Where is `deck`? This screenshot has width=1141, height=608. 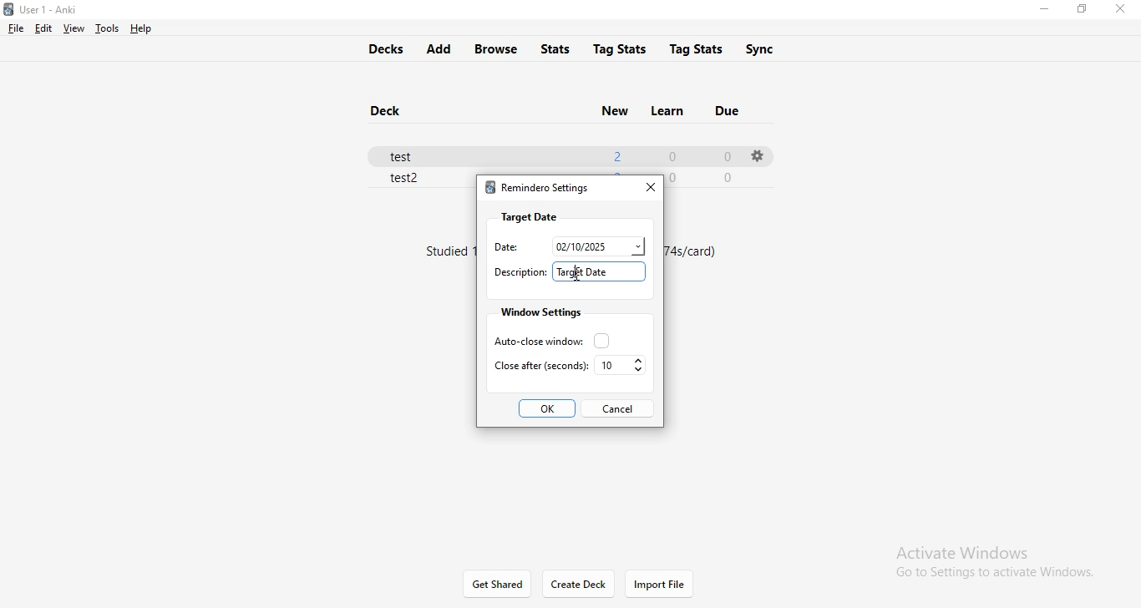 deck is located at coordinates (390, 112).